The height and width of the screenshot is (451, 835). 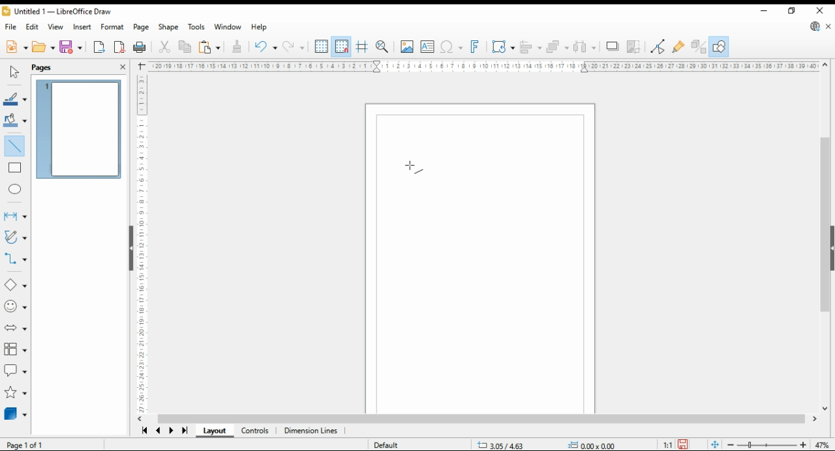 I want to click on 3D objects, so click(x=16, y=415).